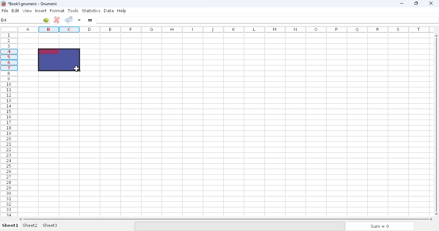  What do you see at coordinates (10, 225) in the screenshot?
I see `sheet 1` at bounding box center [10, 225].